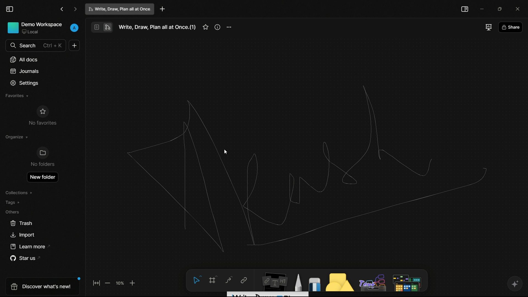  What do you see at coordinates (43, 123) in the screenshot?
I see `No favorites` at bounding box center [43, 123].